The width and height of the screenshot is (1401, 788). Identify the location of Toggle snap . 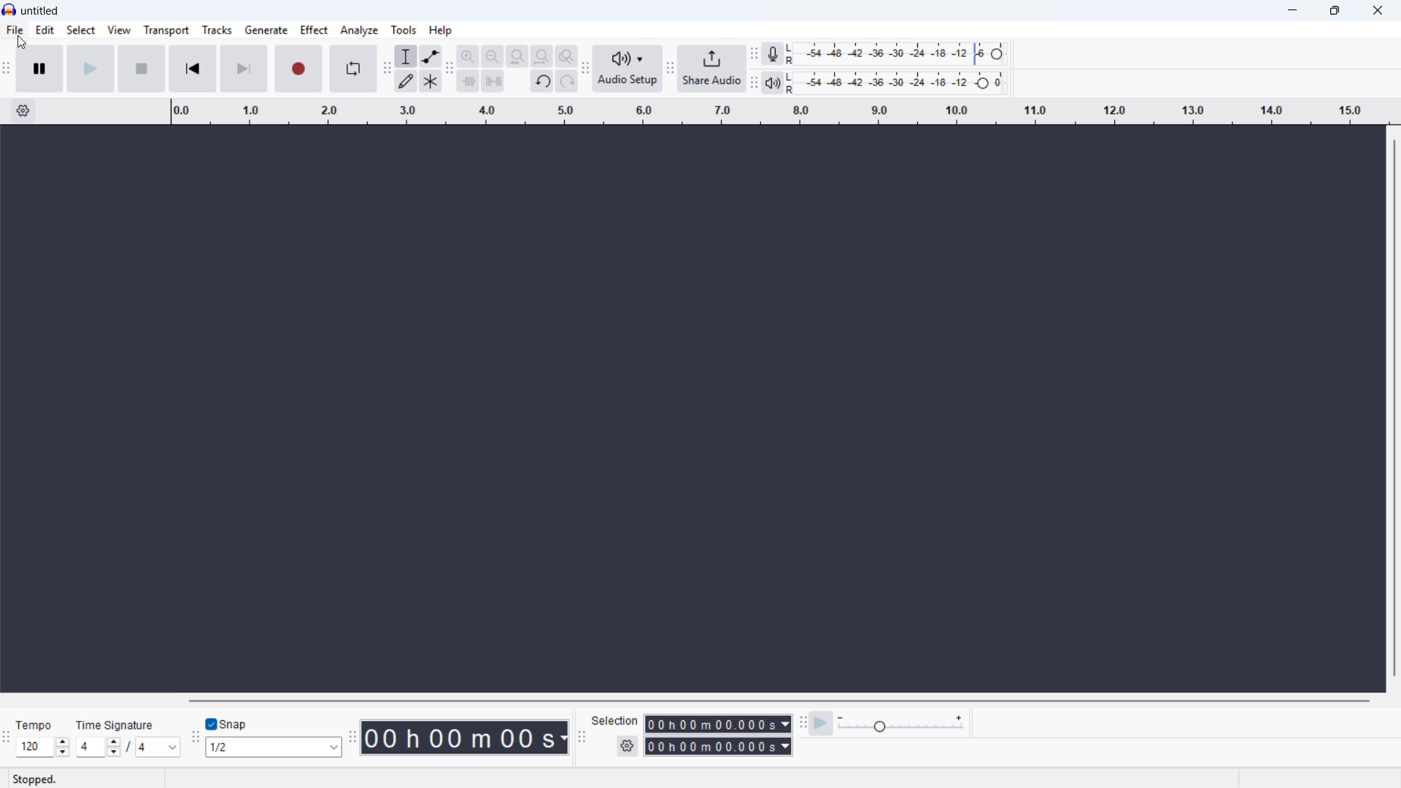
(227, 724).